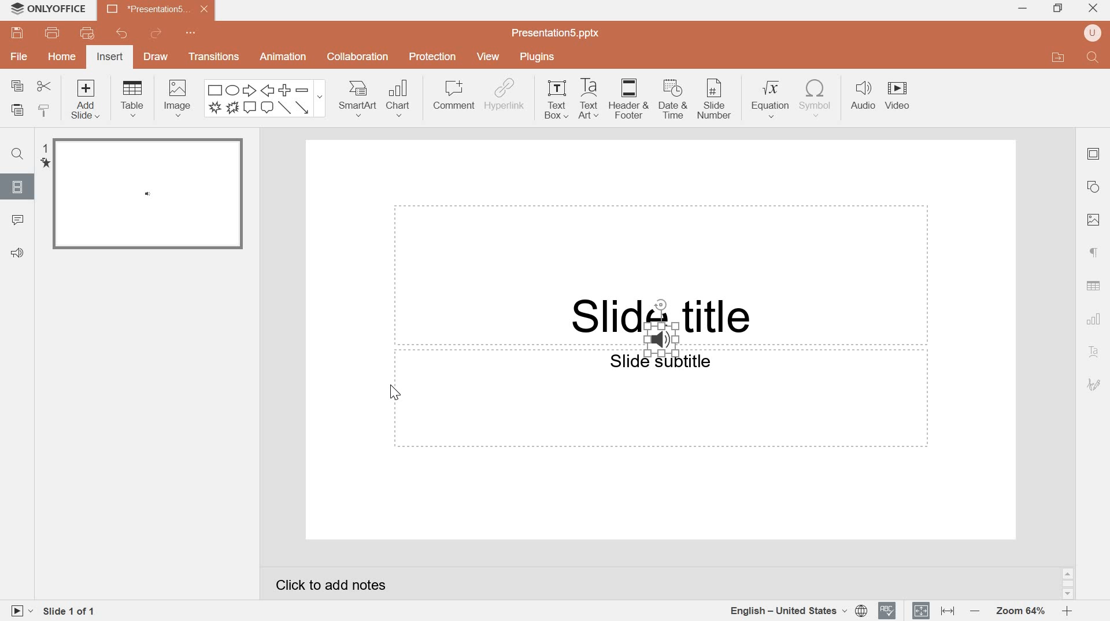 The height and width of the screenshot is (621, 1110). What do you see at coordinates (1092, 187) in the screenshot?
I see `shape settings` at bounding box center [1092, 187].